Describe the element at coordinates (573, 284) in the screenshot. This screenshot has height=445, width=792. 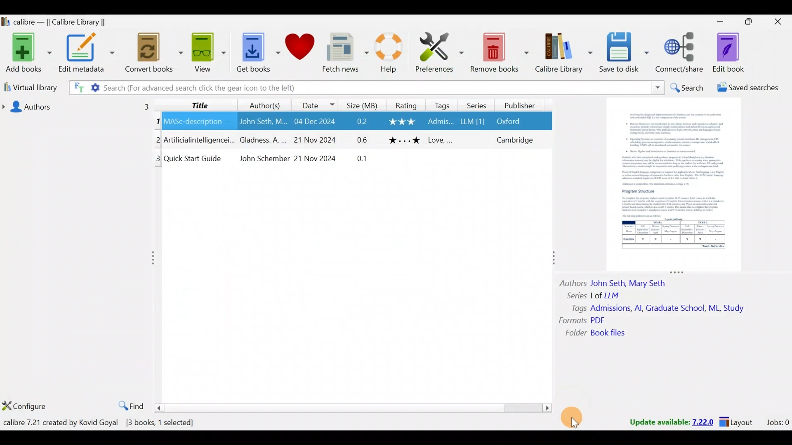
I see `` at that location.